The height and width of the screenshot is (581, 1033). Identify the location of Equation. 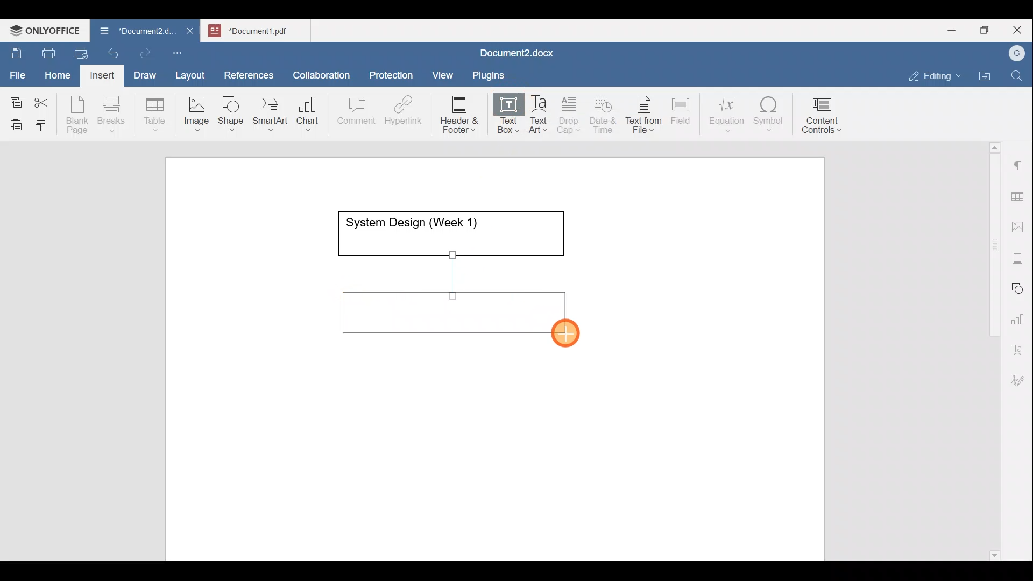
(729, 114).